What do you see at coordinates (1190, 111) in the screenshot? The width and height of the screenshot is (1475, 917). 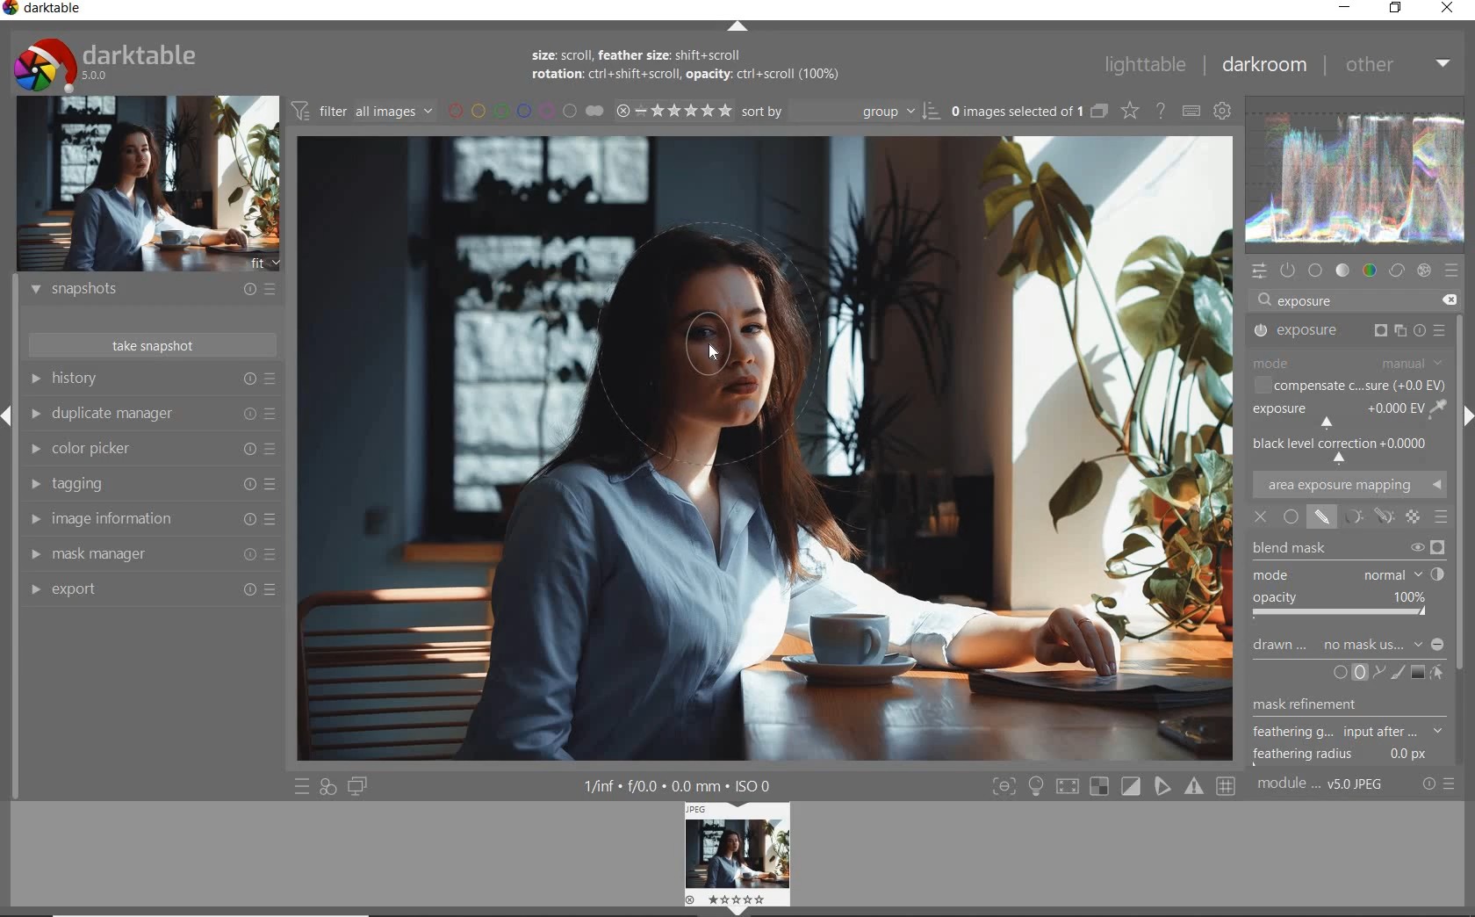 I see `set keyboard shortcuts` at bounding box center [1190, 111].